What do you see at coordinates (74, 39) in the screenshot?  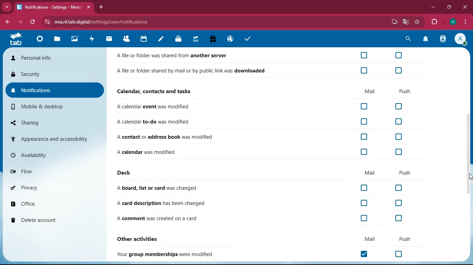 I see `images` at bounding box center [74, 39].